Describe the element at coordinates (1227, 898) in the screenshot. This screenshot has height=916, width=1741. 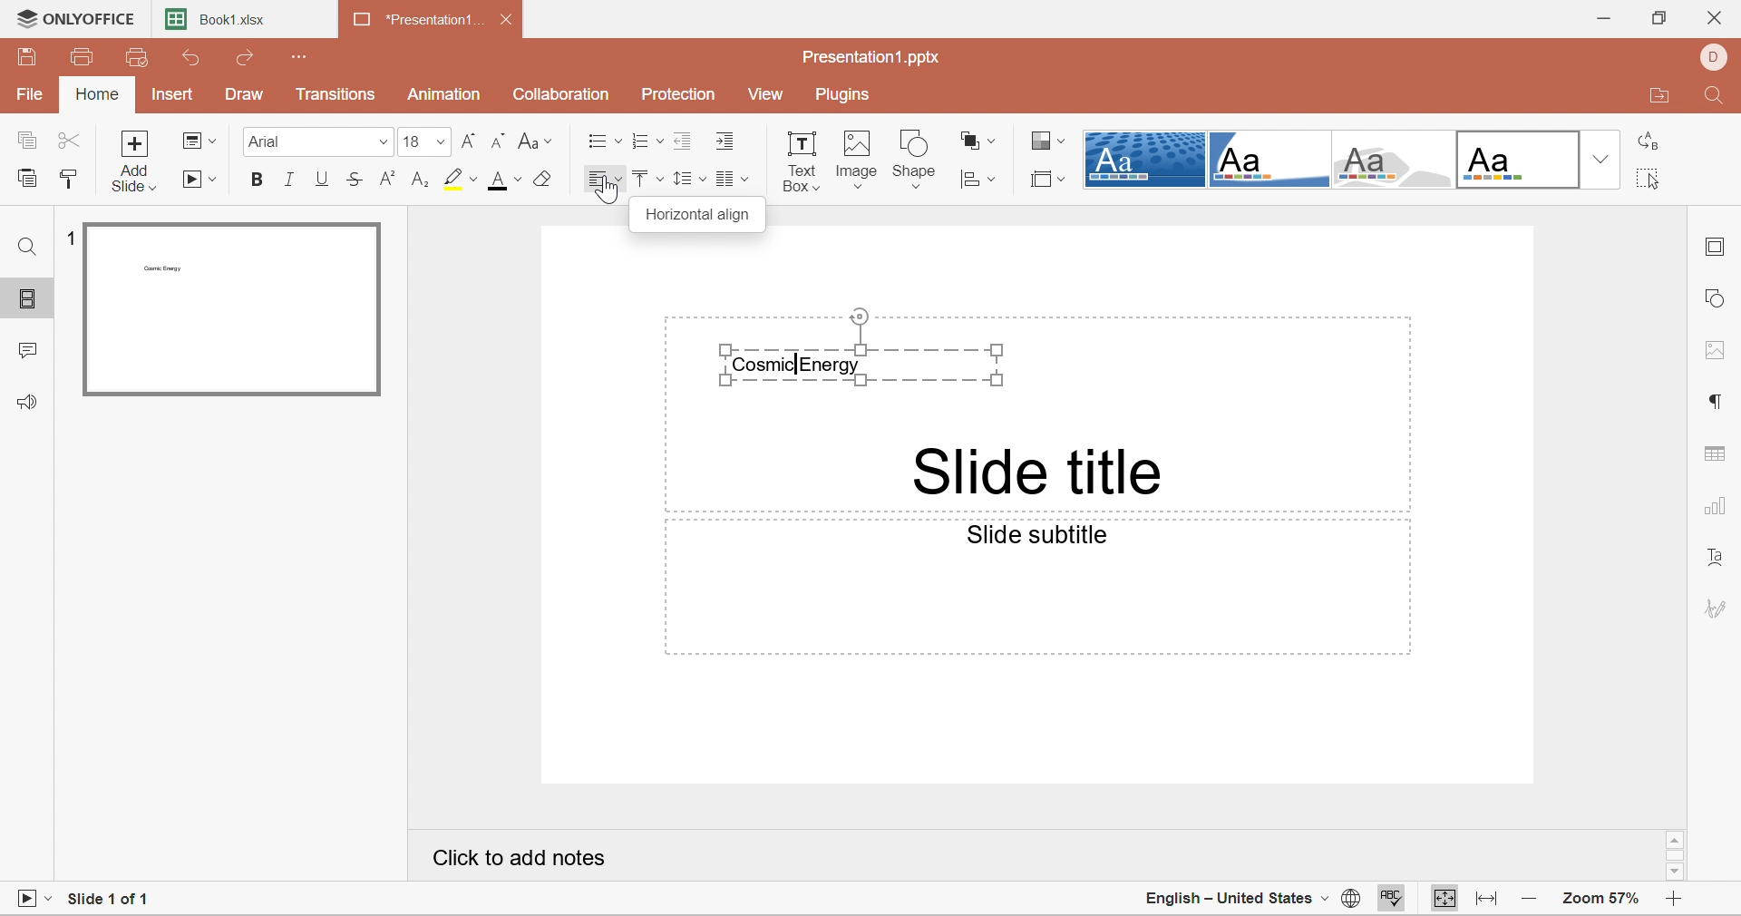
I see `English - United States` at that location.